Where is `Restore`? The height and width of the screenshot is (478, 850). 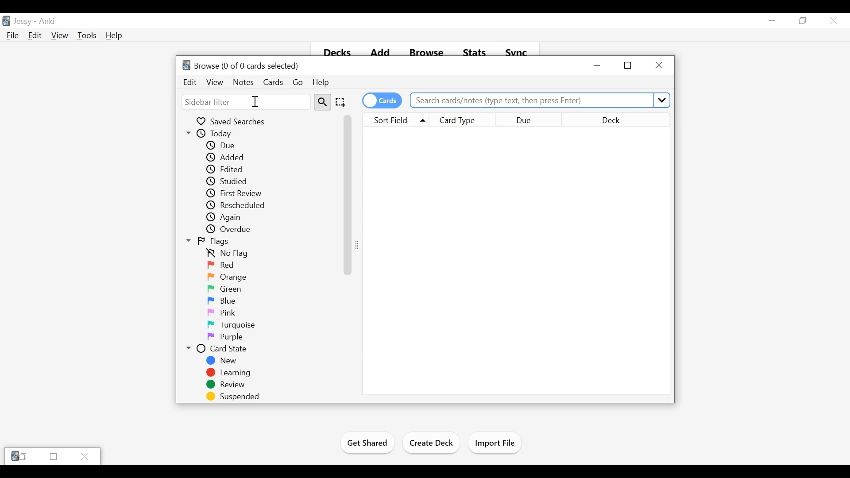
Restore is located at coordinates (802, 21).